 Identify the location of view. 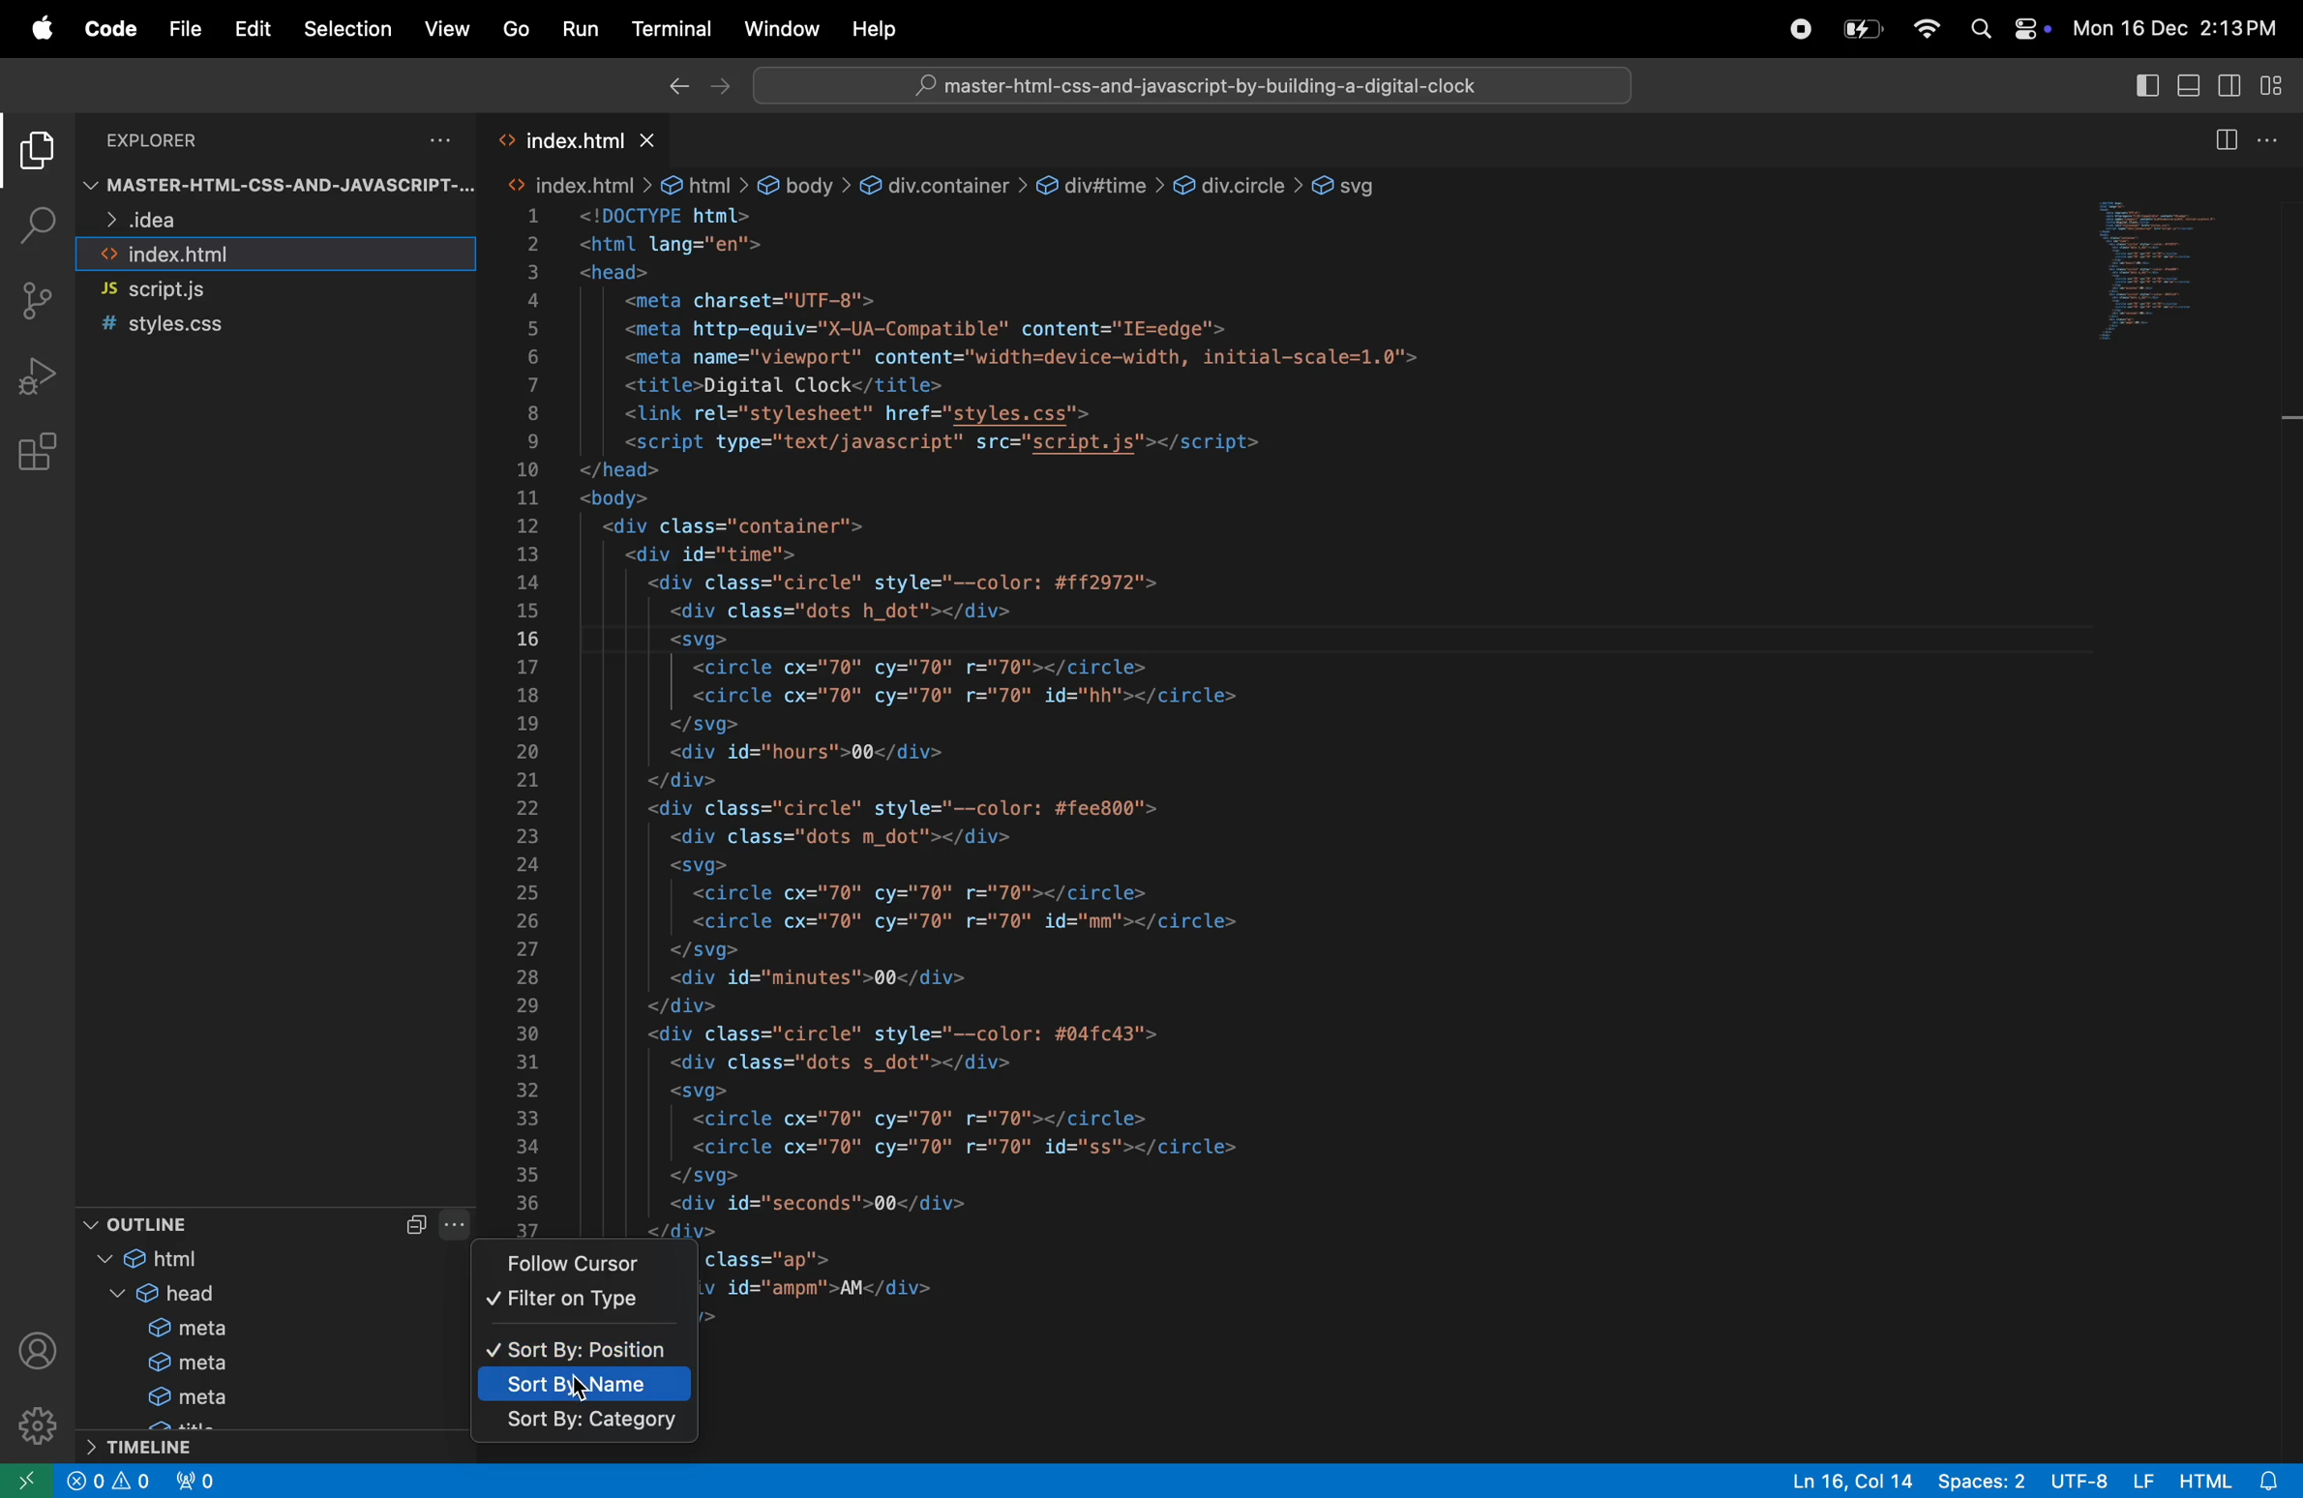
(447, 24).